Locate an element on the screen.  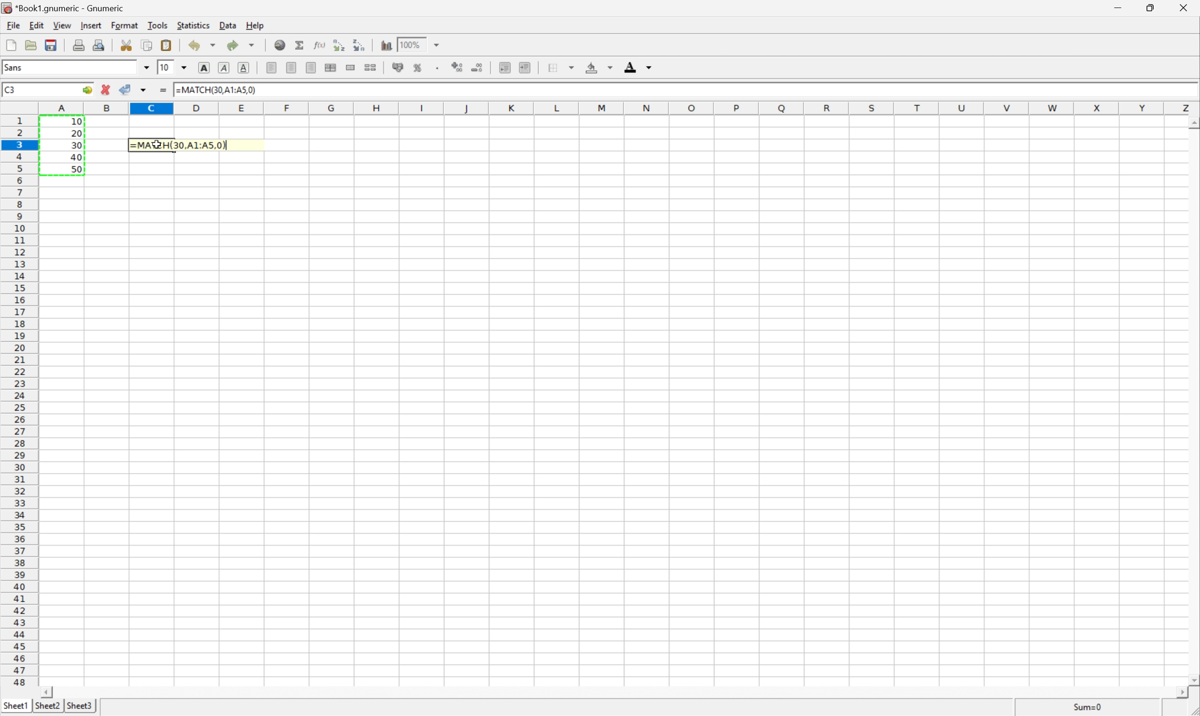
Underline text is located at coordinates (244, 69).